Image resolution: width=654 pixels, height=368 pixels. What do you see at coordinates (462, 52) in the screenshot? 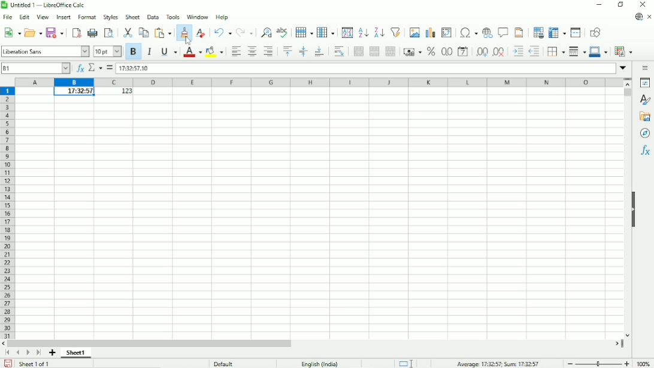
I see `Format as date` at bounding box center [462, 52].